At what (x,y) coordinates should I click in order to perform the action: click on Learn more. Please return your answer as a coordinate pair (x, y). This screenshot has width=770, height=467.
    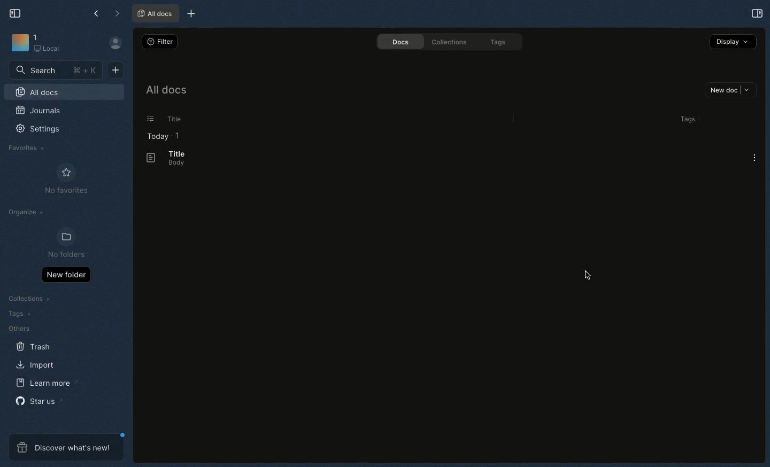
    Looking at the image, I should click on (47, 383).